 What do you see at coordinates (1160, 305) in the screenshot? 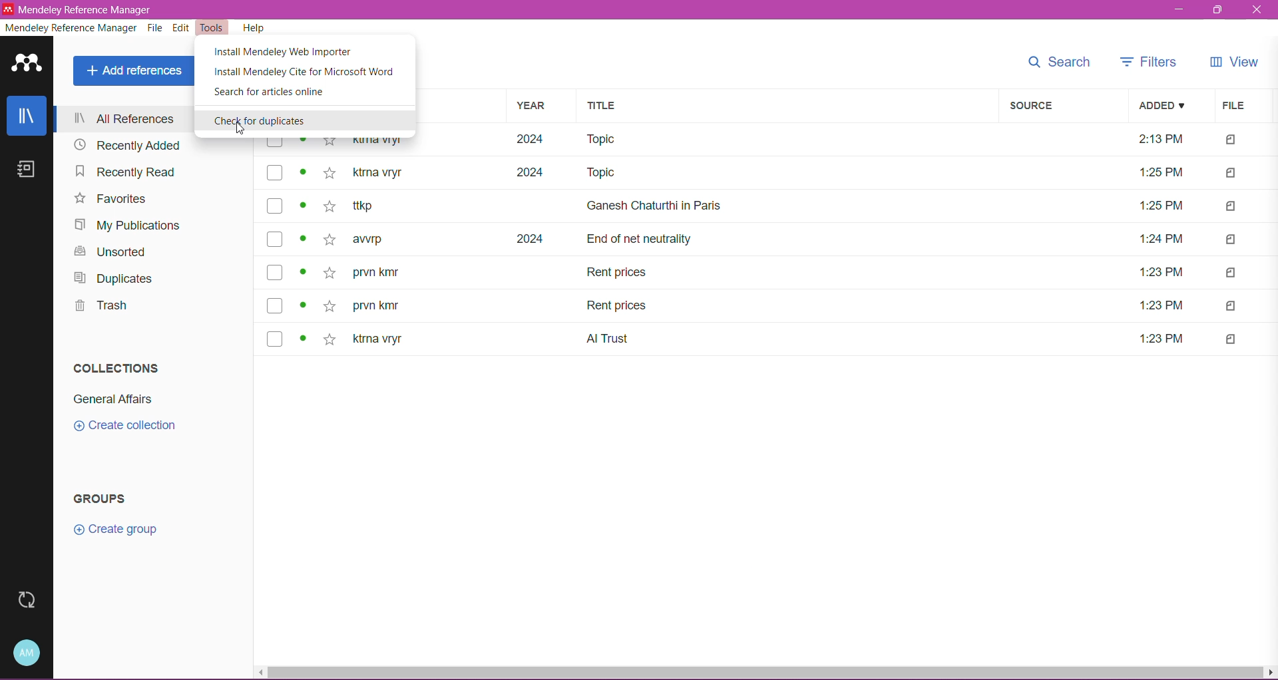
I see `file` at bounding box center [1160, 305].